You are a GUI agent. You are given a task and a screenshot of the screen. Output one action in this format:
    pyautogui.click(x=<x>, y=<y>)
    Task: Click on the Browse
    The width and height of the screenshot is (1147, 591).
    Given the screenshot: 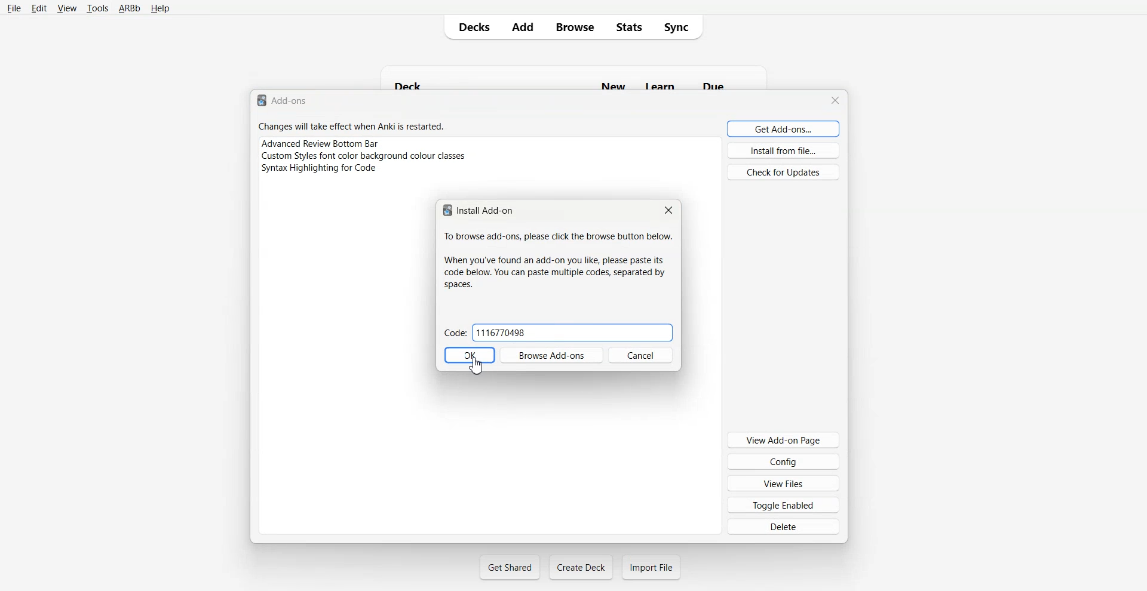 What is the action you would take?
    pyautogui.click(x=574, y=27)
    